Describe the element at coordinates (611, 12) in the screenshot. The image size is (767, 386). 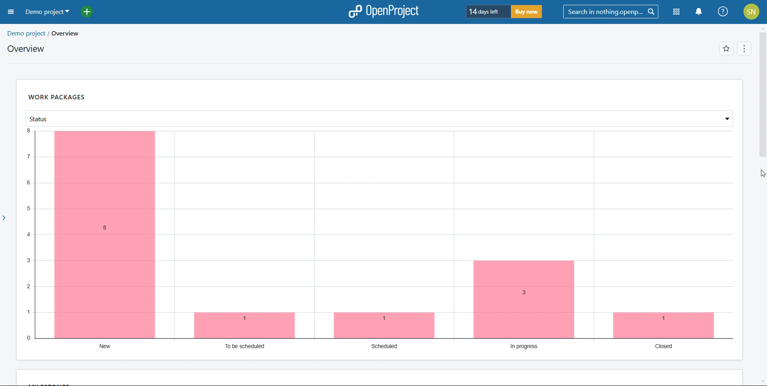
I see `search` at that location.